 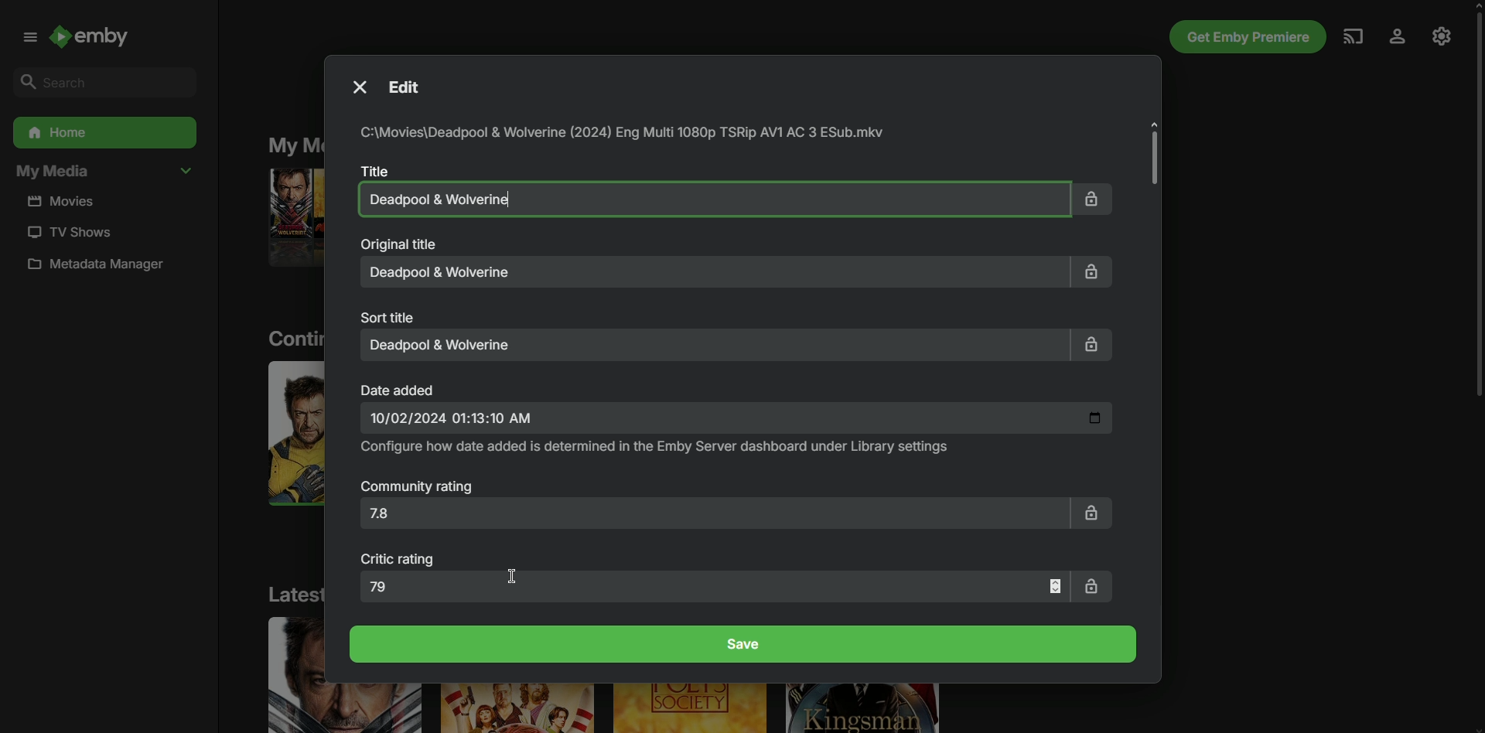 I want to click on Cast, so click(x=1351, y=36).